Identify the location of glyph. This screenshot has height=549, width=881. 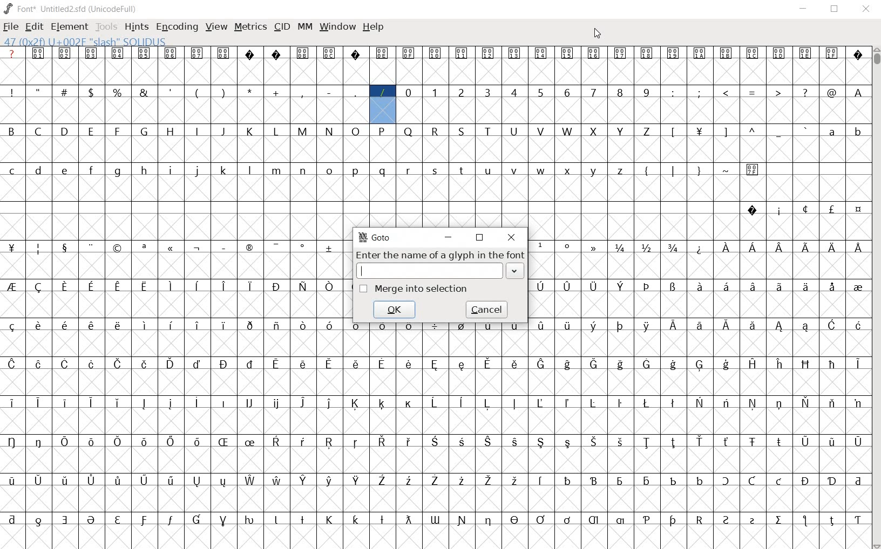
(329, 520).